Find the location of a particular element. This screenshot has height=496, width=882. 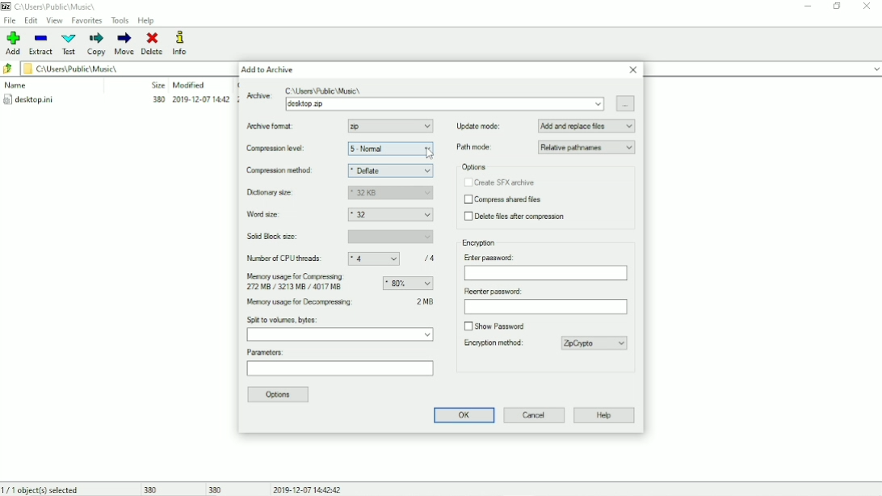

Extract is located at coordinates (41, 45).